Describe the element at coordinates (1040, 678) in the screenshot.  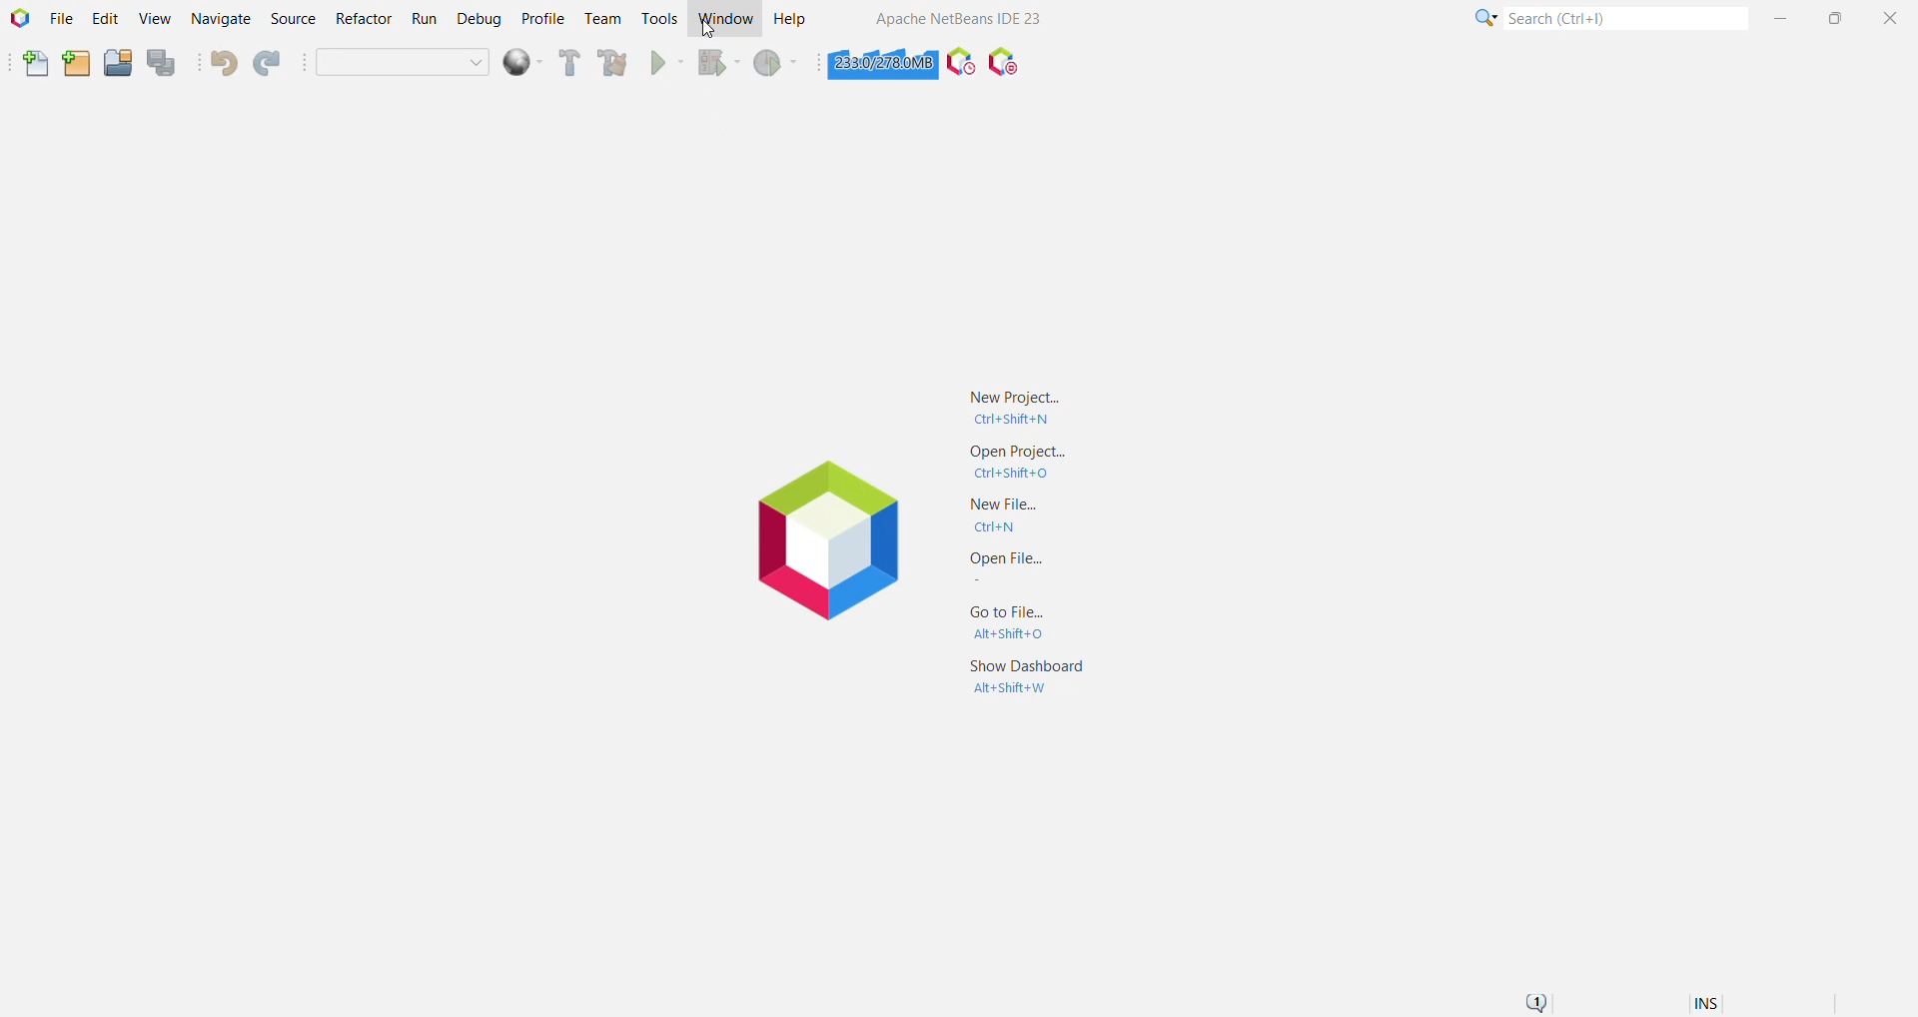
I see `Show Dashboard` at that location.